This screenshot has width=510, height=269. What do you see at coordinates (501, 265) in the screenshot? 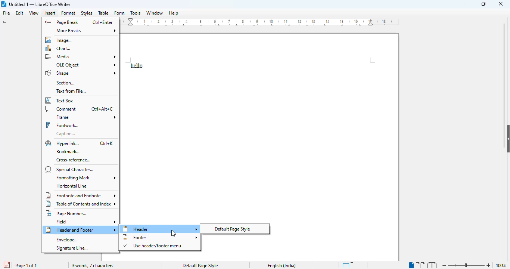
I see `100%` at bounding box center [501, 265].